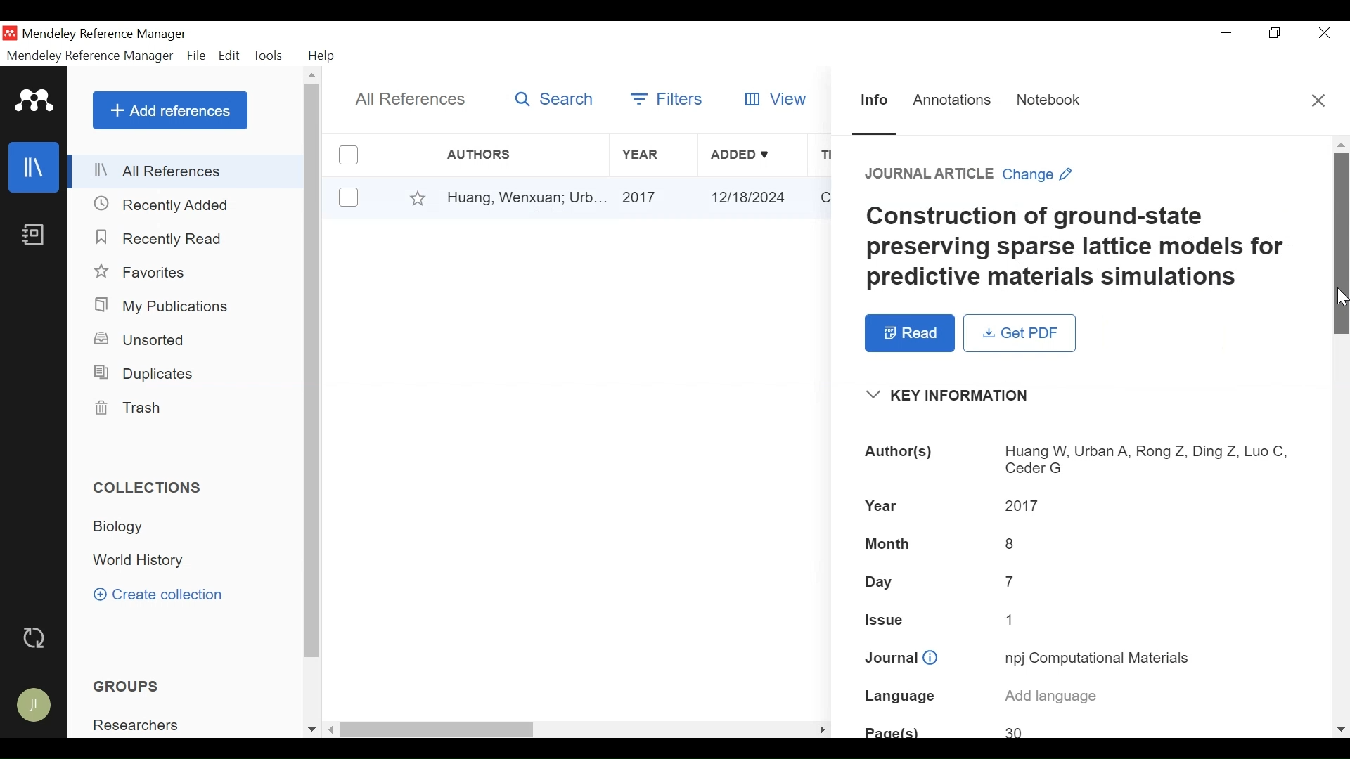 This screenshot has height=759, width=1350. I want to click on 12/18/2024, so click(752, 197).